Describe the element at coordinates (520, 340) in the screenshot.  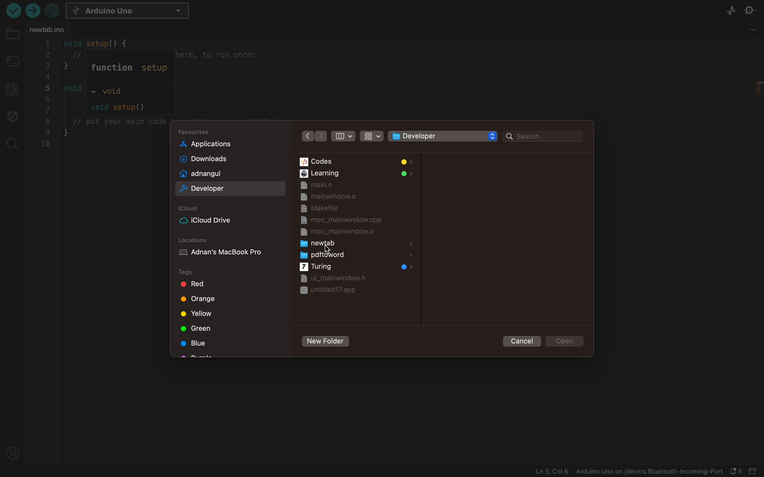
I see `cancel` at that location.